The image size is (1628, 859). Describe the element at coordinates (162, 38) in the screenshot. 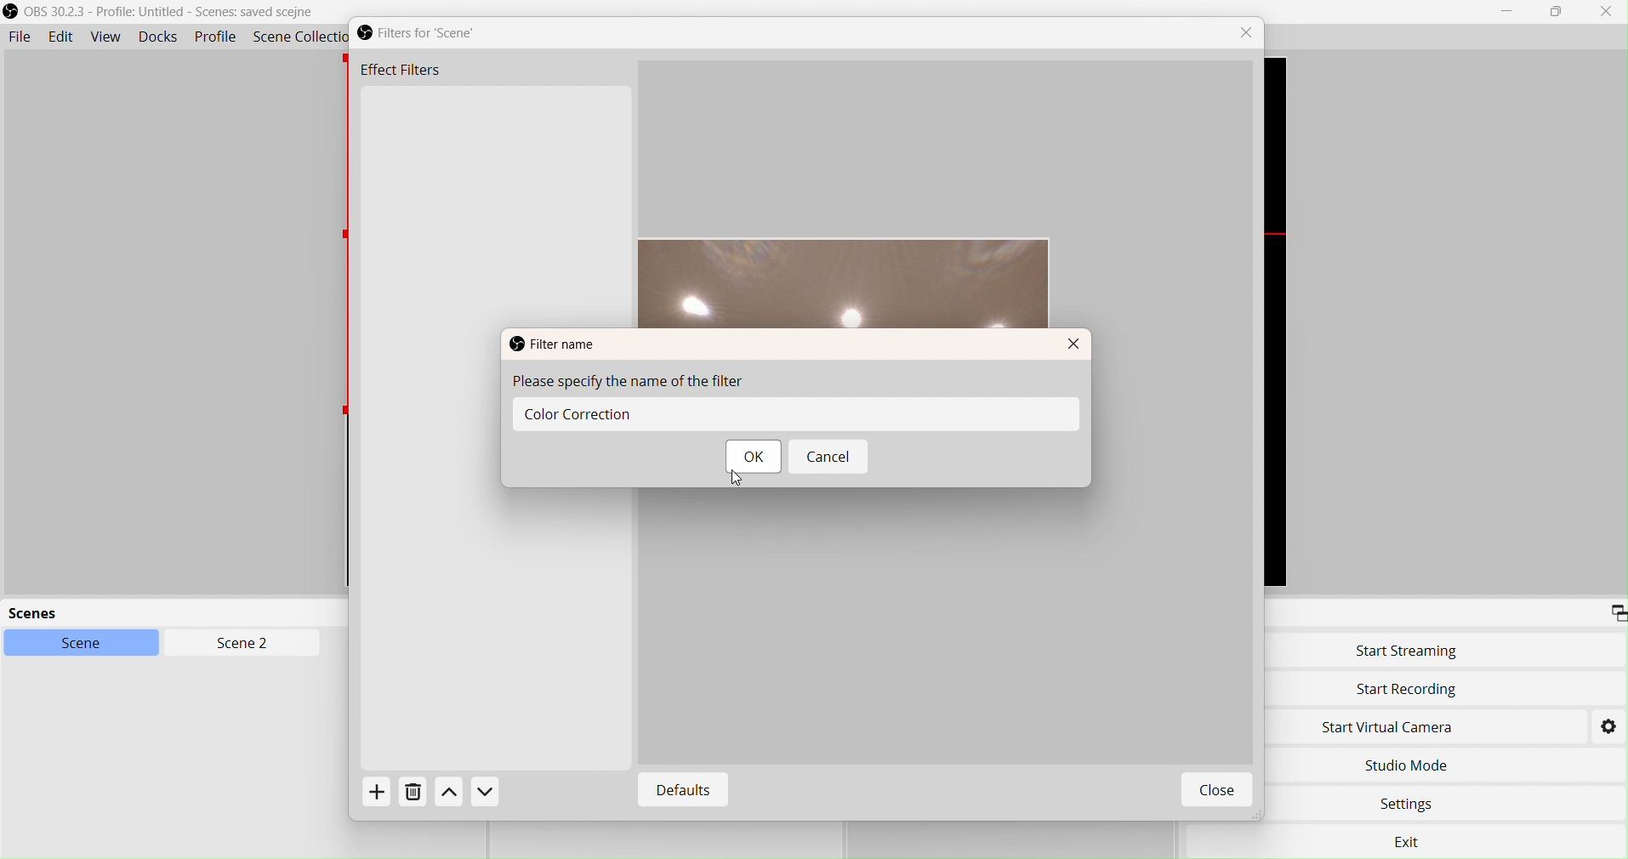

I see `Docks` at that location.